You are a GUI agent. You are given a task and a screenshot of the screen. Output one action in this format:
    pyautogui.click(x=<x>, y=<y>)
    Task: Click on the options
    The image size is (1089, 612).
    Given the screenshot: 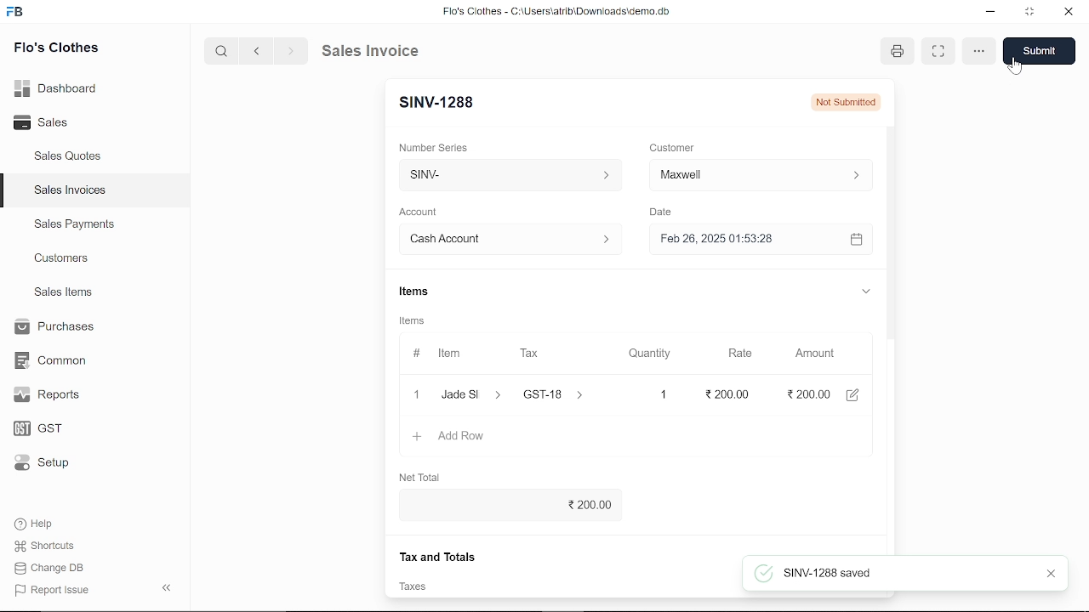 What is the action you would take?
    pyautogui.click(x=978, y=52)
    